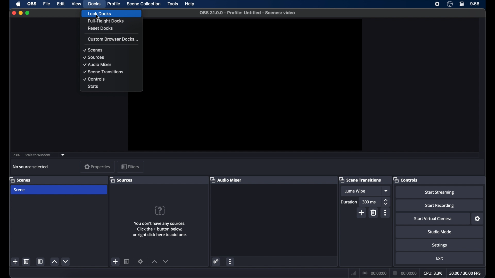 The height and width of the screenshot is (278, 495). What do you see at coordinates (98, 65) in the screenshot?
I see `audio mixer` at bounding box center [98, 65].